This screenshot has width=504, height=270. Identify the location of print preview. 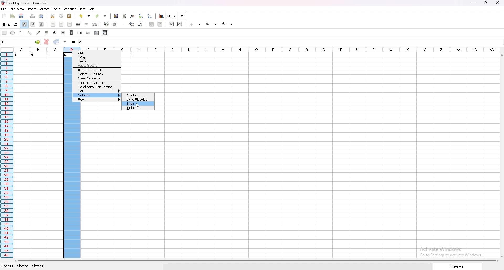
(41, 16).